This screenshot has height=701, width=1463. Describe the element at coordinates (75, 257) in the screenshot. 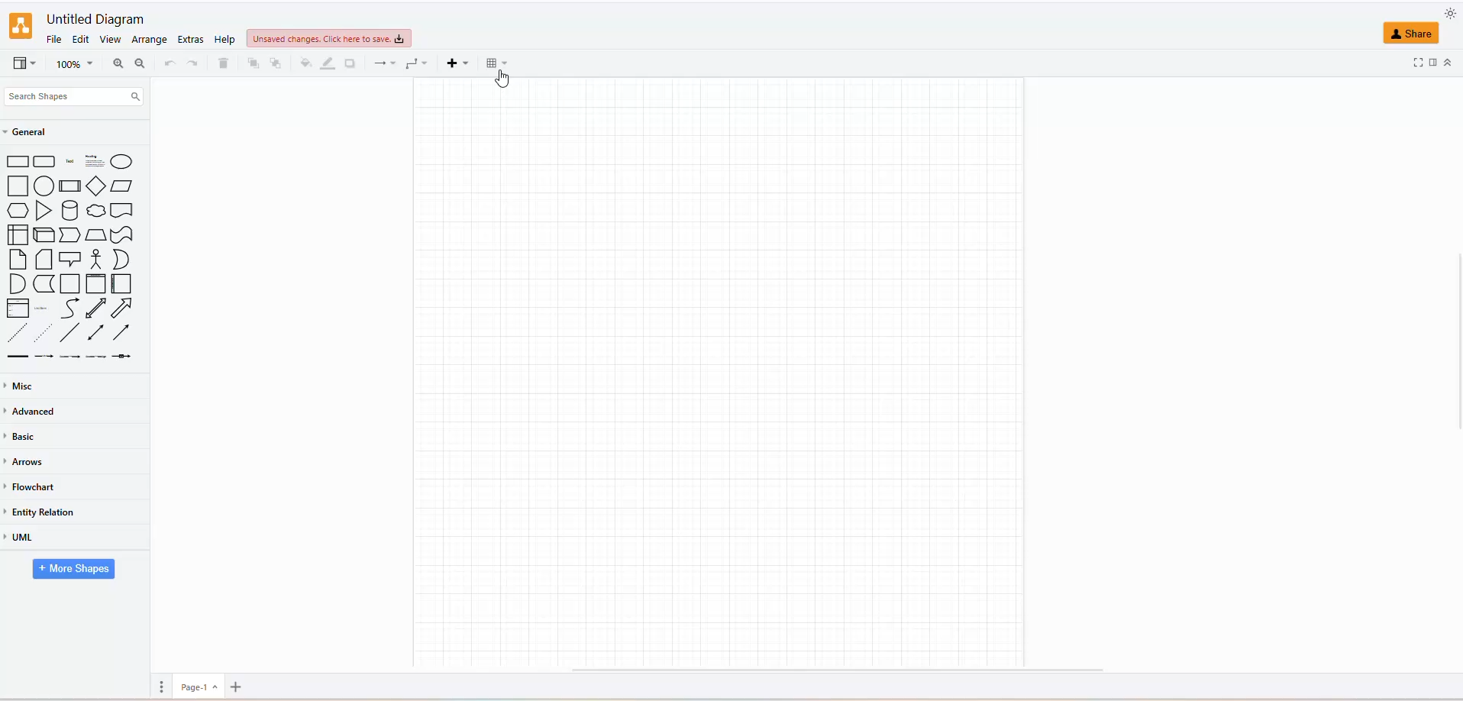

I see `shapes` at that location.